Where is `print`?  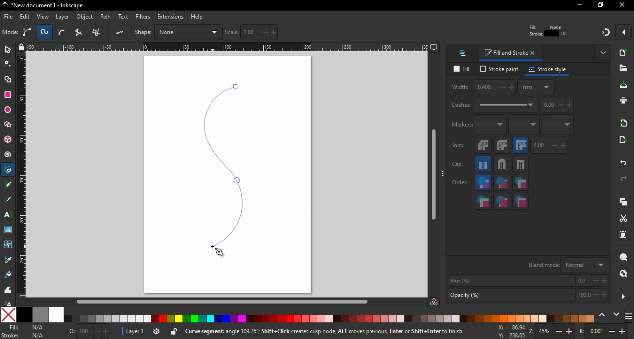 print is located at coordinates (624, 101).